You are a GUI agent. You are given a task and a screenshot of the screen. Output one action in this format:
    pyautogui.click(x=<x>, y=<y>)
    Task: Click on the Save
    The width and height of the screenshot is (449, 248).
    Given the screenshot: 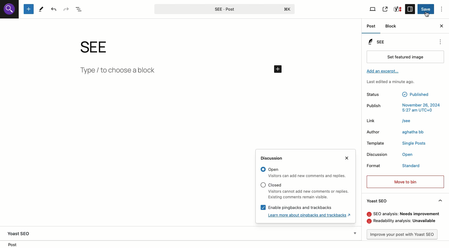 What is the action you would take?
    pyautogui.click(x=426, y=9)
    